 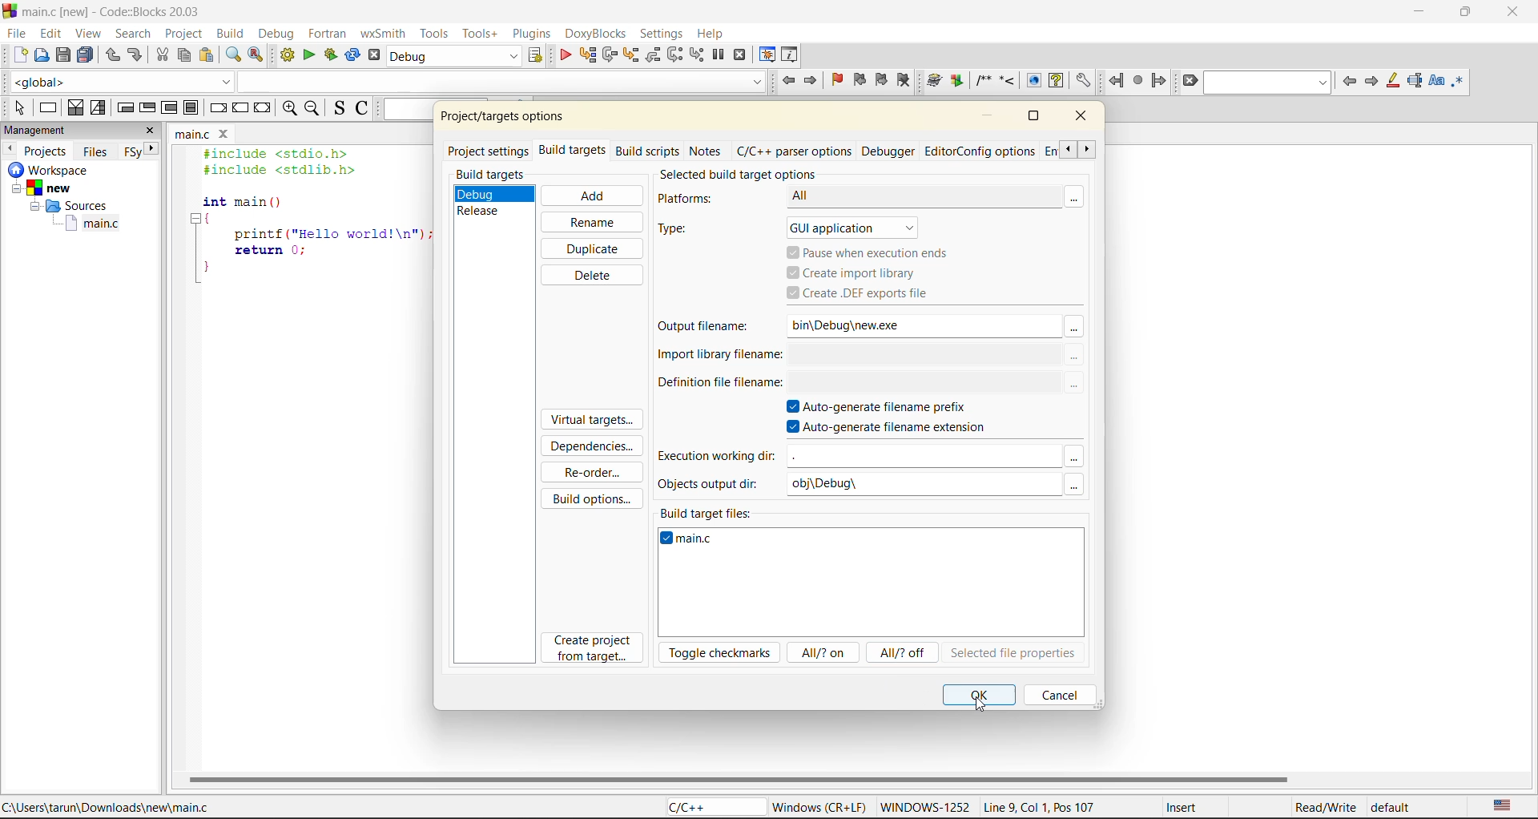 I want to click on rename, so click(x=591, y=222).